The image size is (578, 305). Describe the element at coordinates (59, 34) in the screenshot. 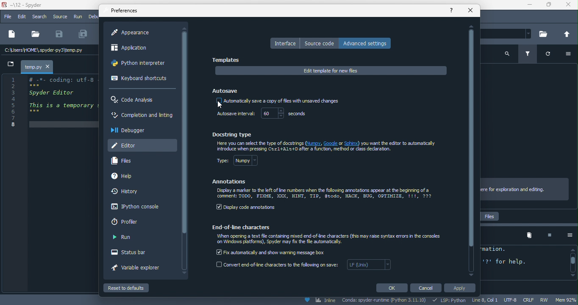

I see `save` at that location.